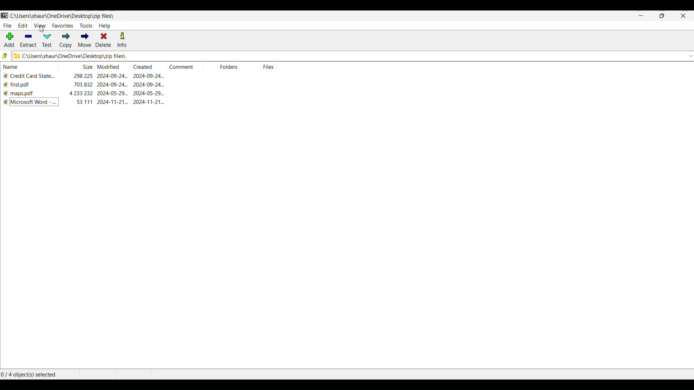 This screenshot has width=694, height=390. What do you see at coordinates (23, 26) in the screenshot?
I see `edit` at bounding box center [23, 26].